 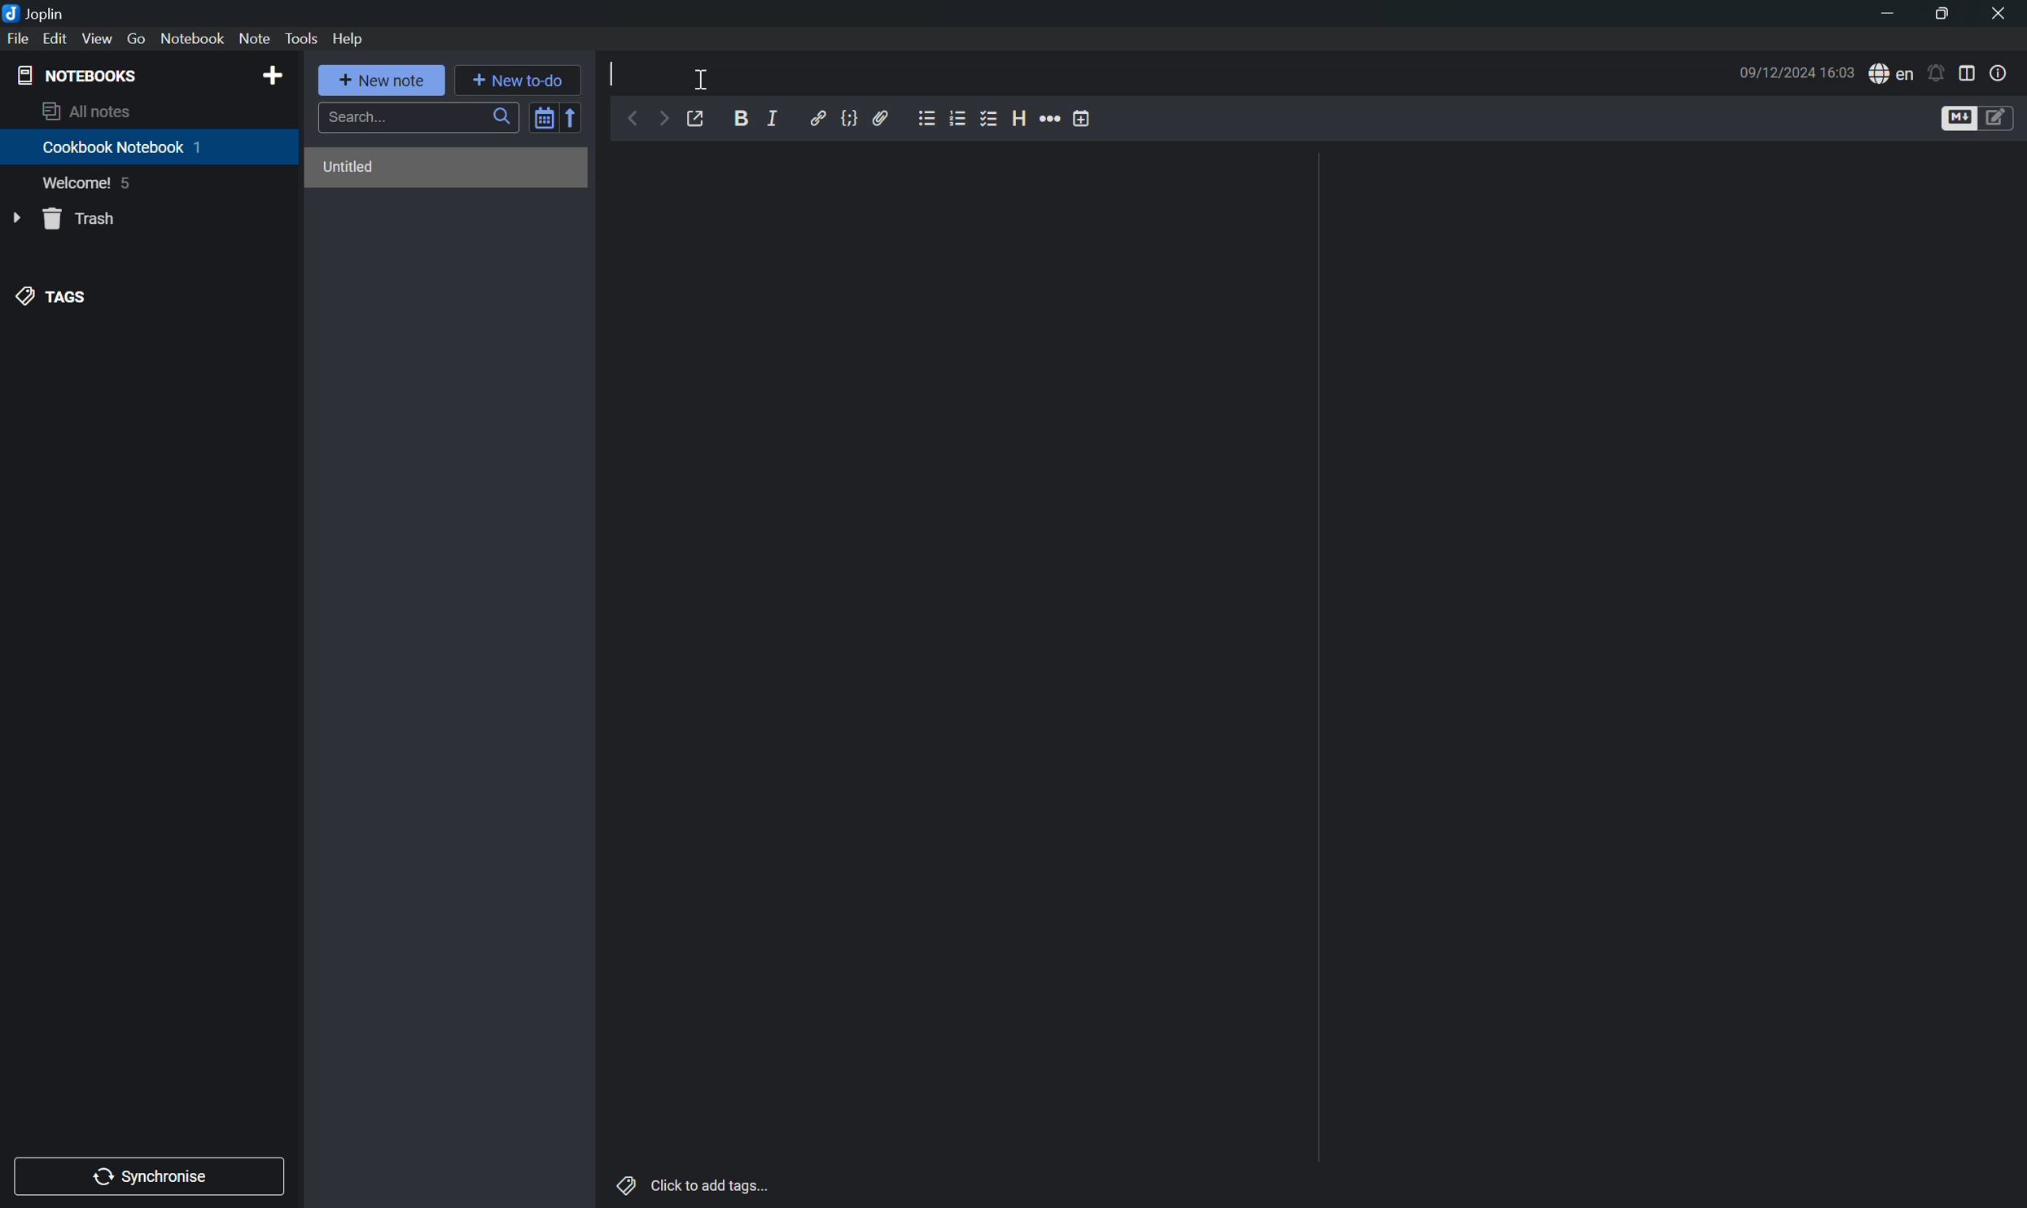 What do you see at coordinates (302, 38) in the screenshot?
I see `Tools` at bounding box center [302, 38].